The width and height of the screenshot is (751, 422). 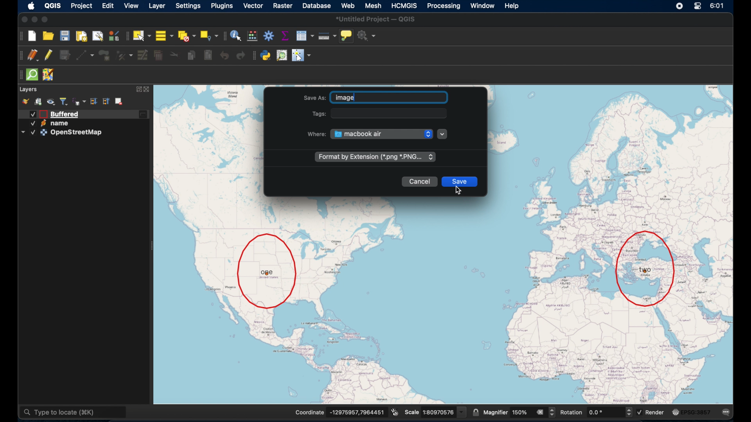 What do you see at coordinates (48, 75) in the screenshot?
I see `jsom remote` at bounding box center [48, 75].